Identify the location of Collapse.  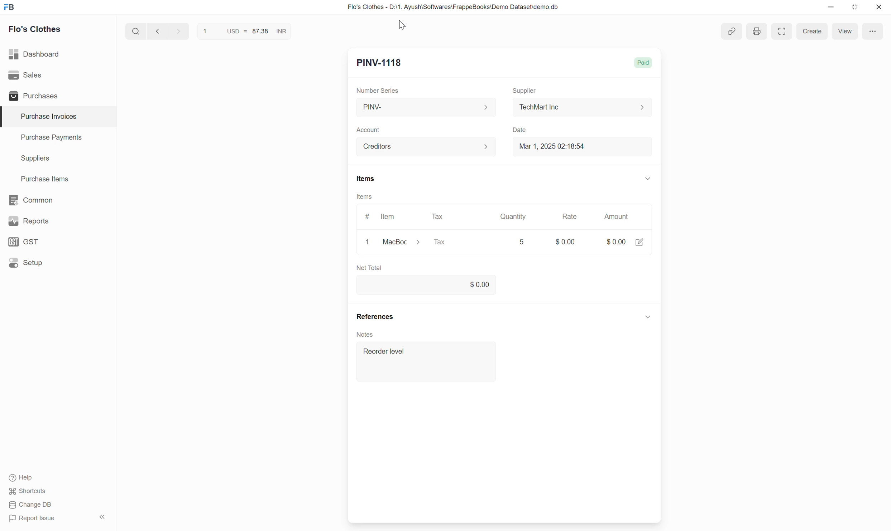
(647, 316).